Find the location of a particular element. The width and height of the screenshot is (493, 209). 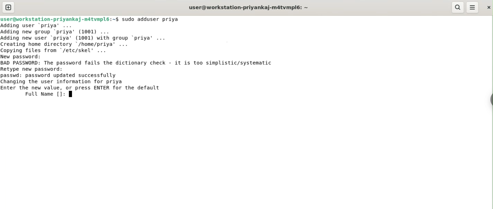

sudo adduser priya is located at coordinates (154, 19).